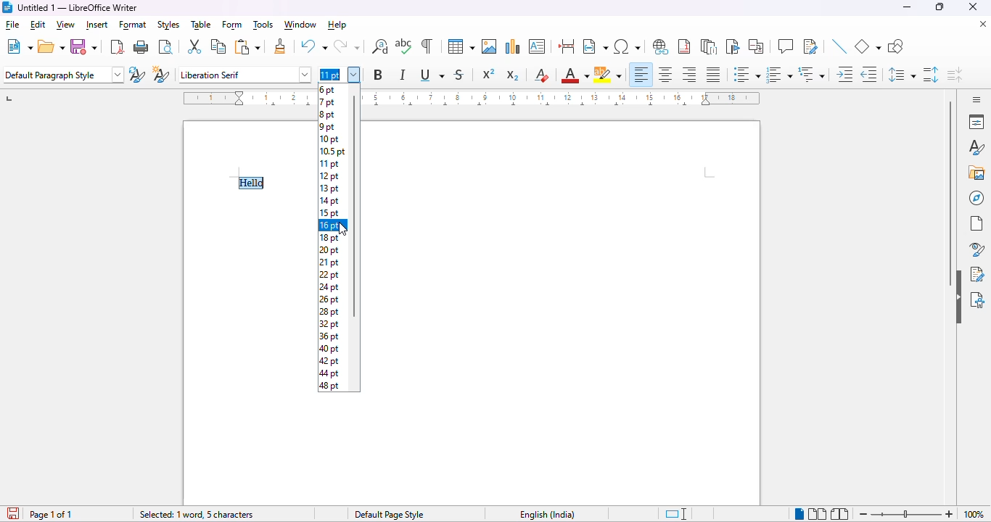  I want to click on 22 pt, so click(329, 275).